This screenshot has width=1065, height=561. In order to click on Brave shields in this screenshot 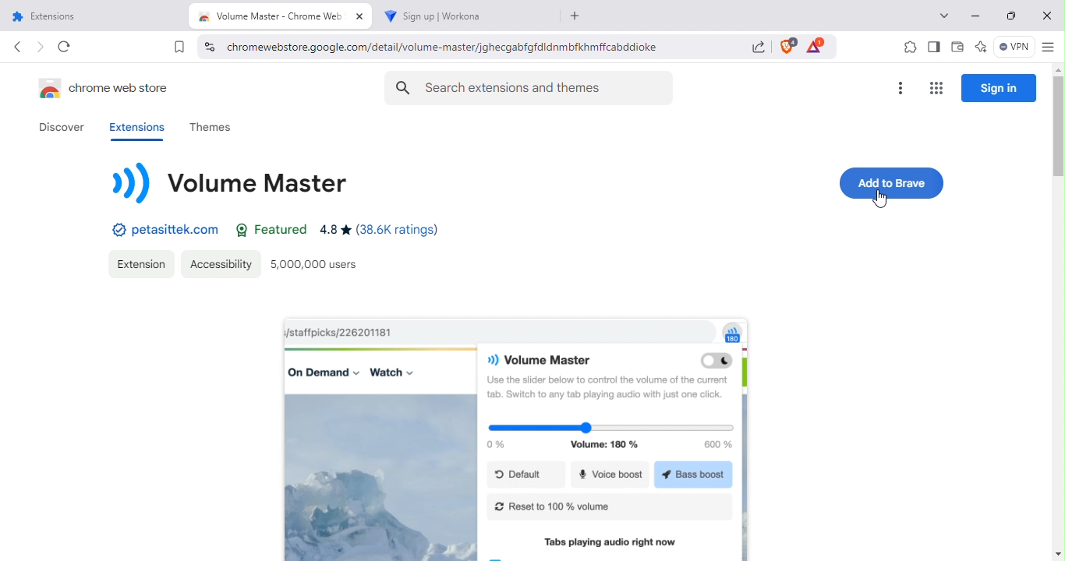, I will do `click(786, 44)`.